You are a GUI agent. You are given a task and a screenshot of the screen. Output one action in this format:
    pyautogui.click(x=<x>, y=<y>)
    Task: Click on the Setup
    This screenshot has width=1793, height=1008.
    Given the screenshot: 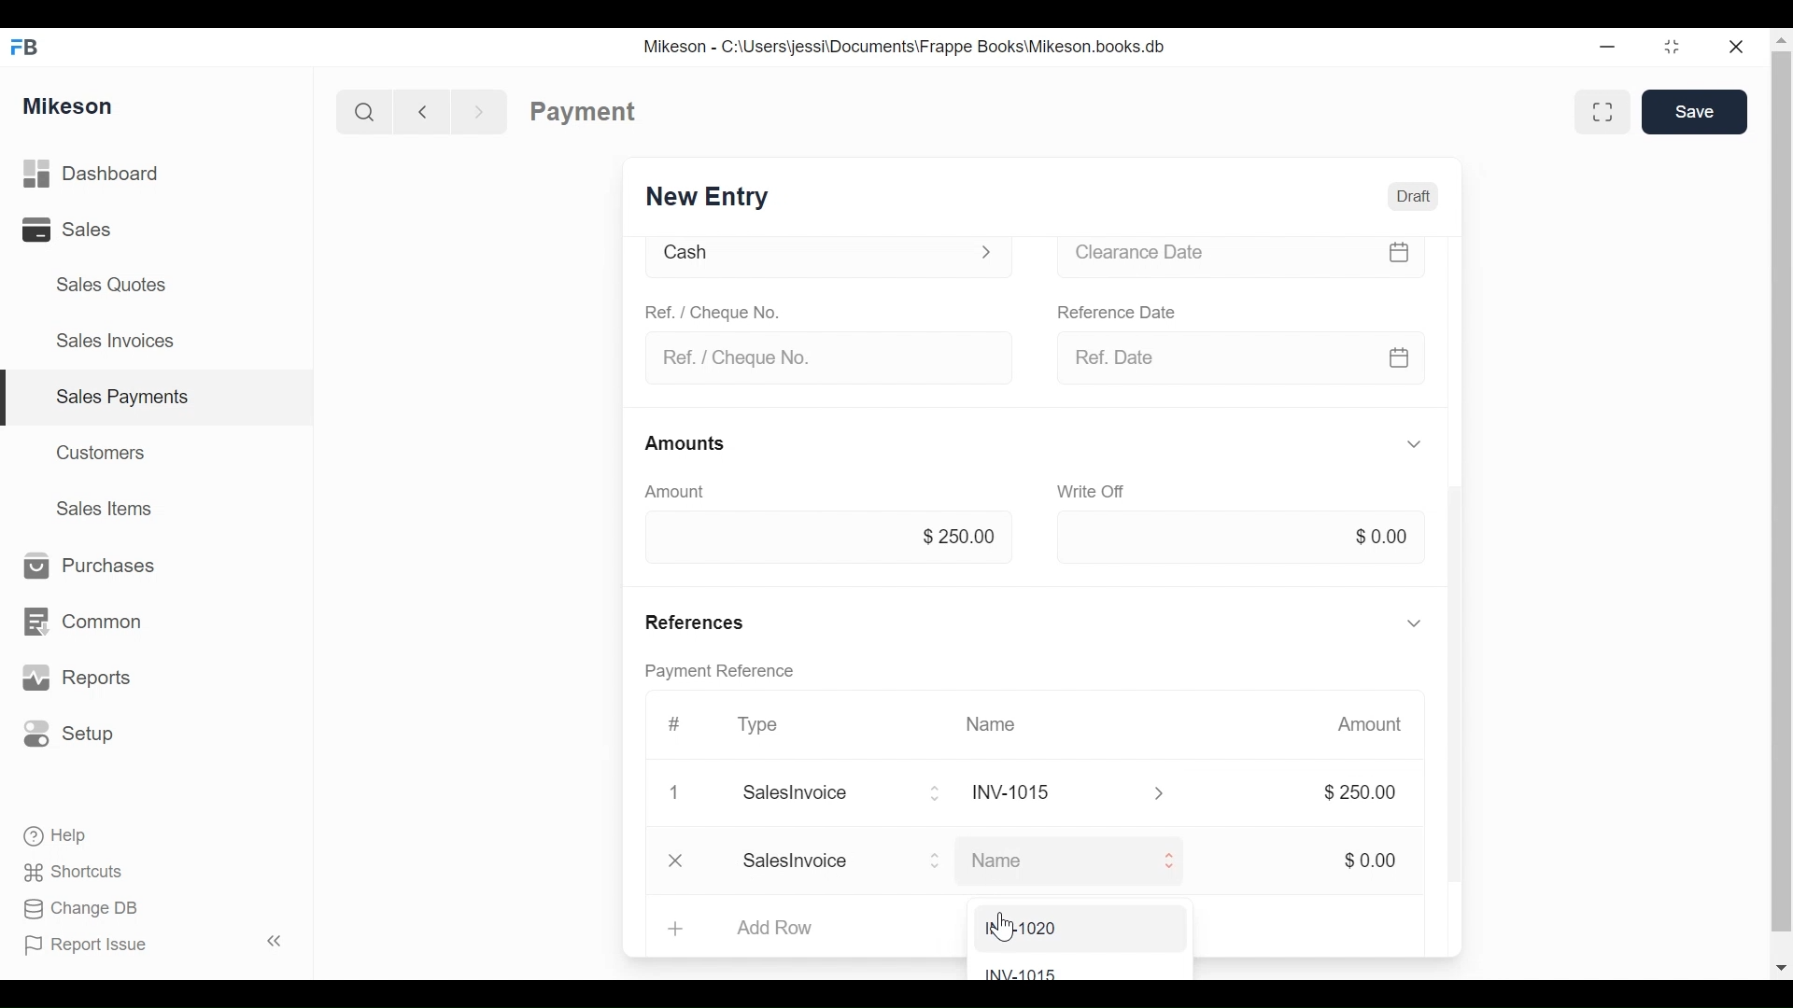 What is the action you would take?
    pyautogui.click(x=75, y=735)
    